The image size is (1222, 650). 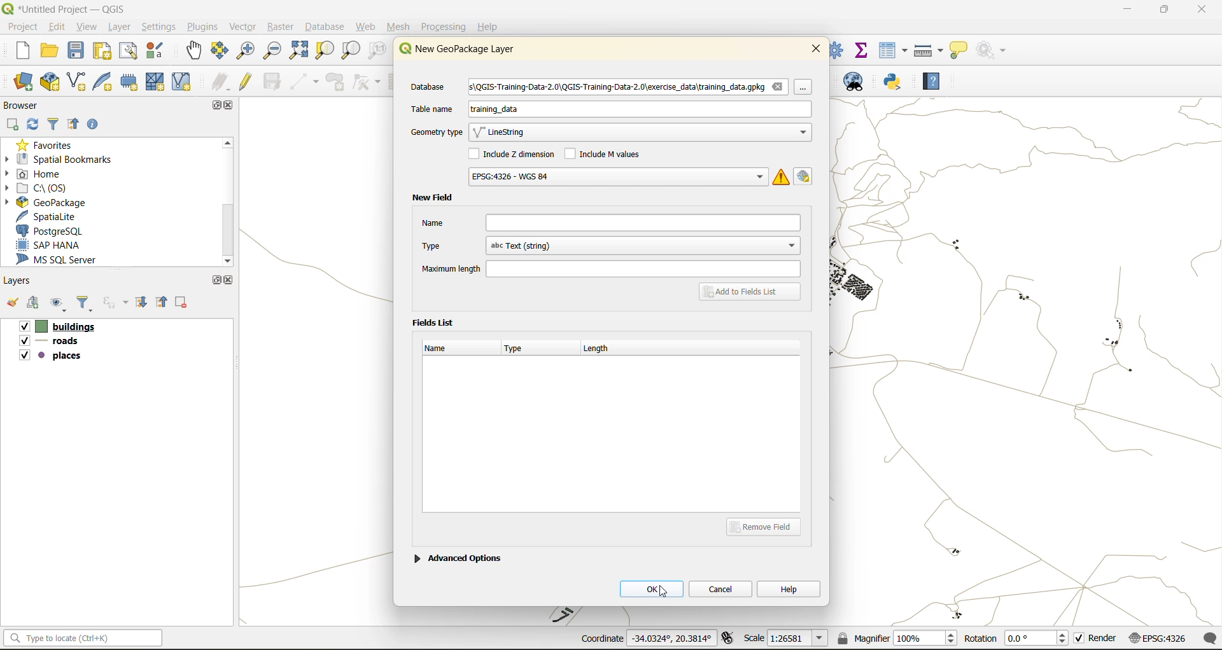 I want to click on Processing, so click(x=446, y=25).